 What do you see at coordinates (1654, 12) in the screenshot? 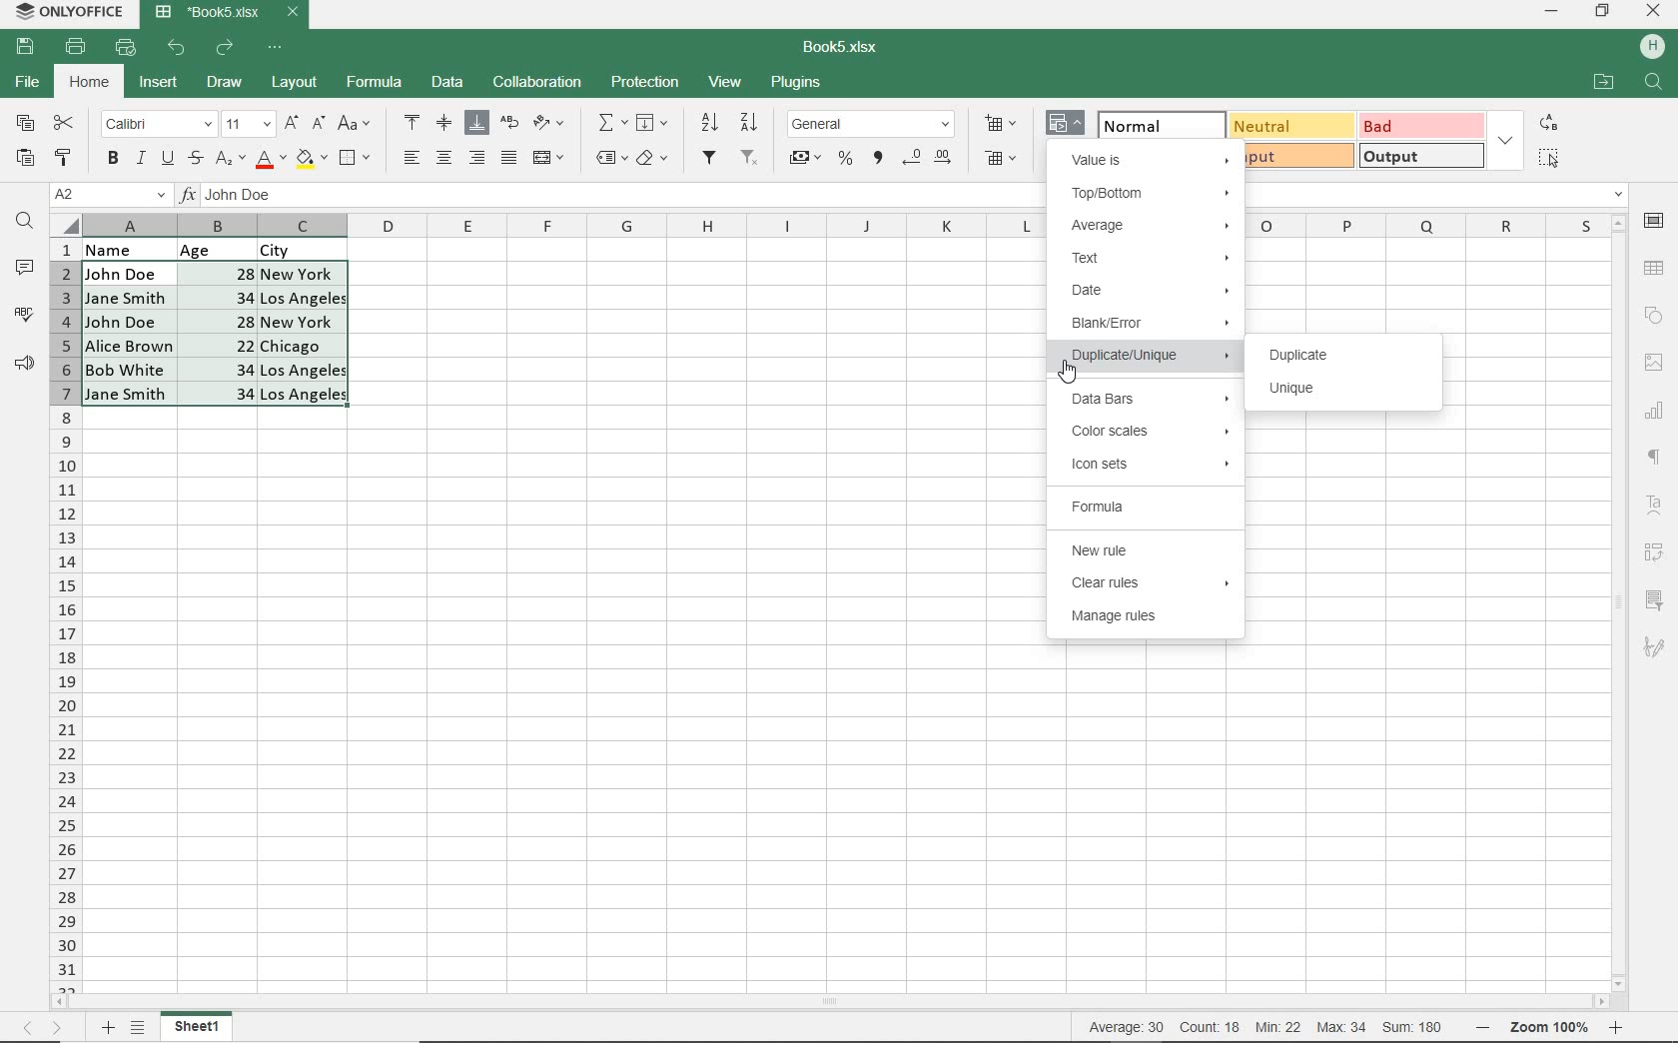
I see `CLOSE` at bounding box center [1654, 12].